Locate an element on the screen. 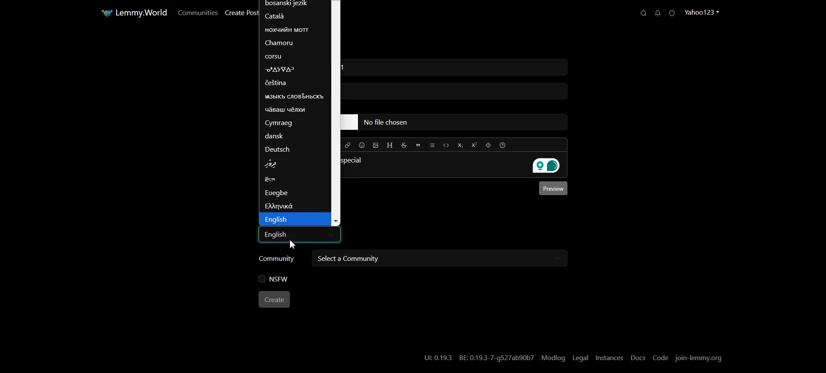  Header is located at coordinates (390, 145).